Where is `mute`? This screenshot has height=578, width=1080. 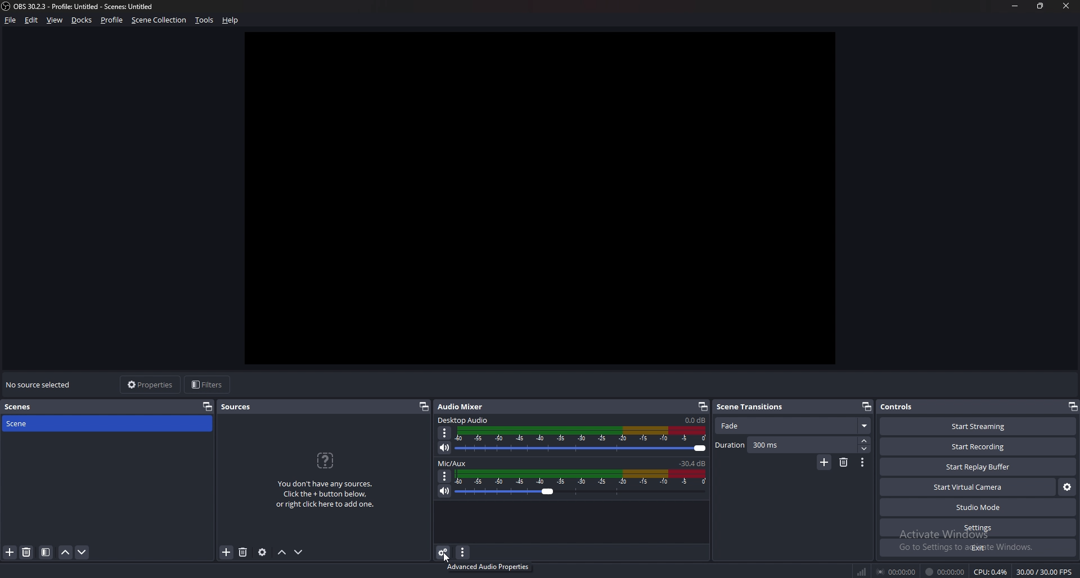
mute is located at coordinates (445, 447).